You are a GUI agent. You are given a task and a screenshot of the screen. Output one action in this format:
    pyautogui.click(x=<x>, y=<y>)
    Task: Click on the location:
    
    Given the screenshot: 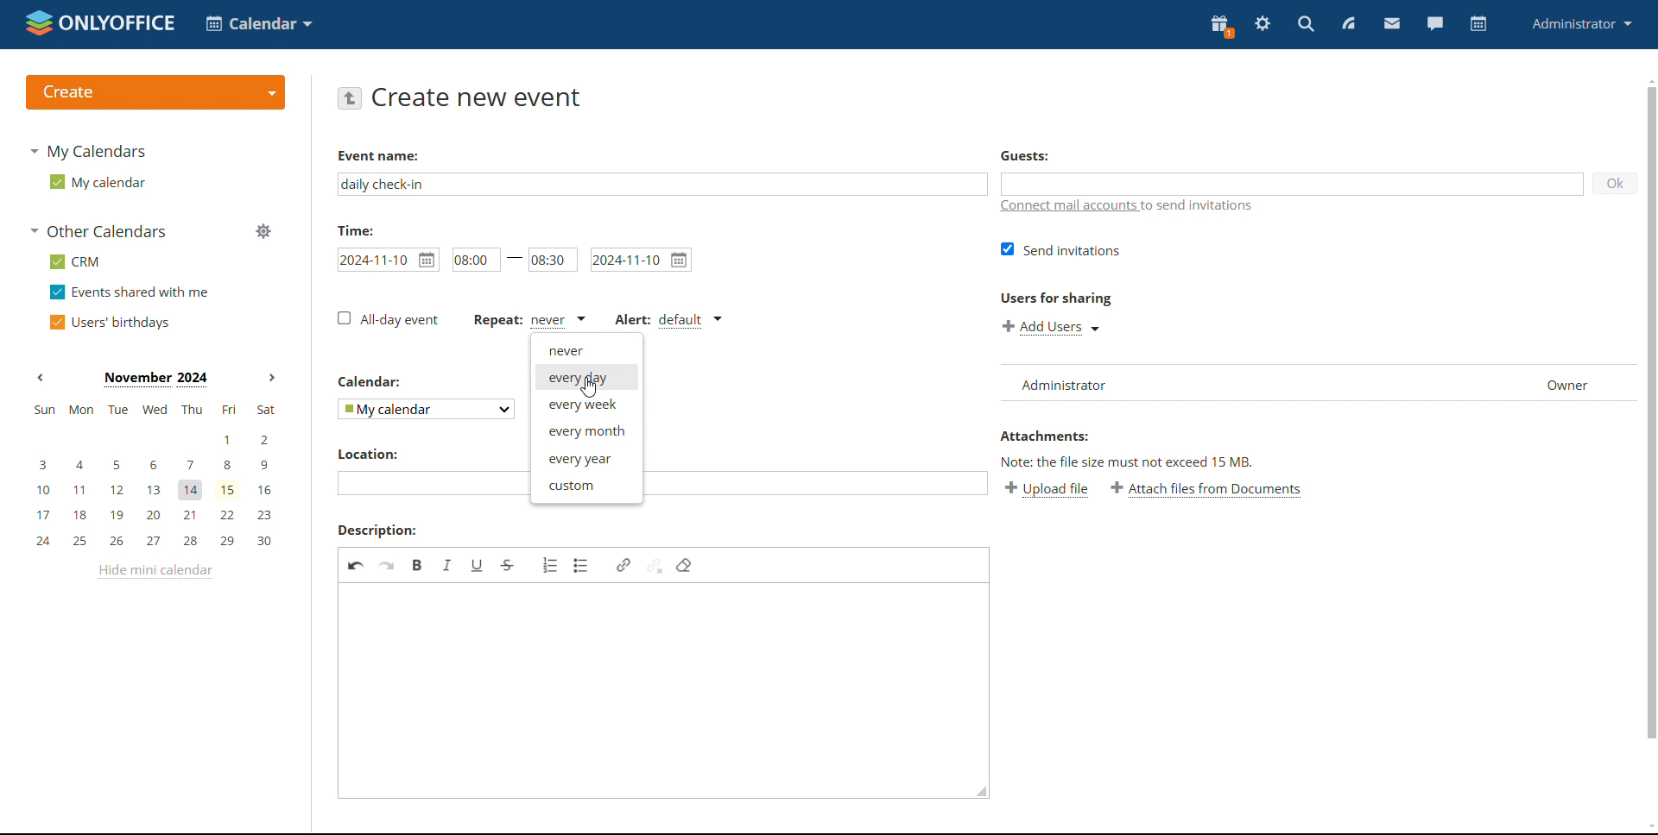 What is the action you would take?
    pyautogui.click(x=387, y=454)
    